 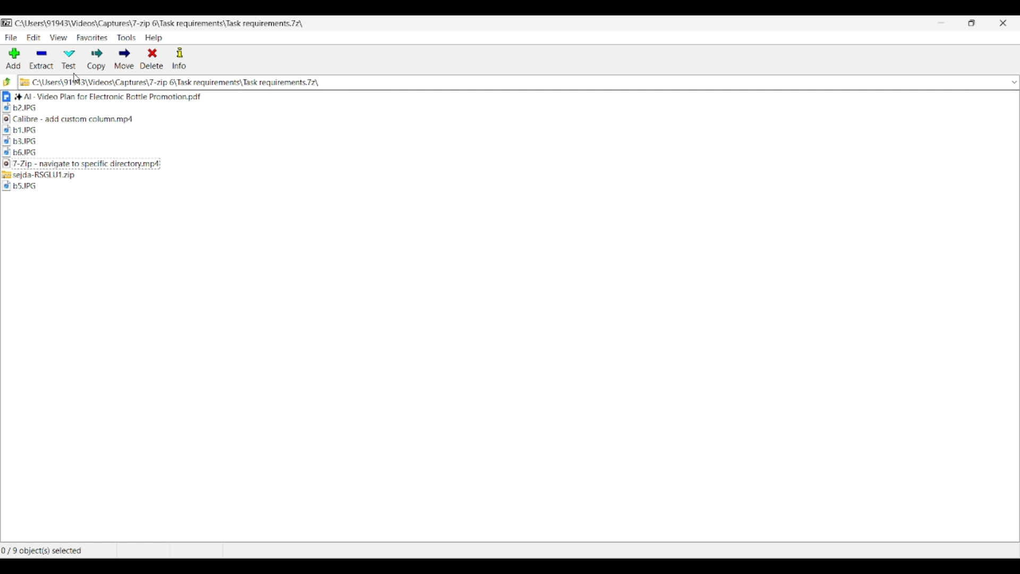 I want to click on file 2 and type, so click(x=291, y=109).